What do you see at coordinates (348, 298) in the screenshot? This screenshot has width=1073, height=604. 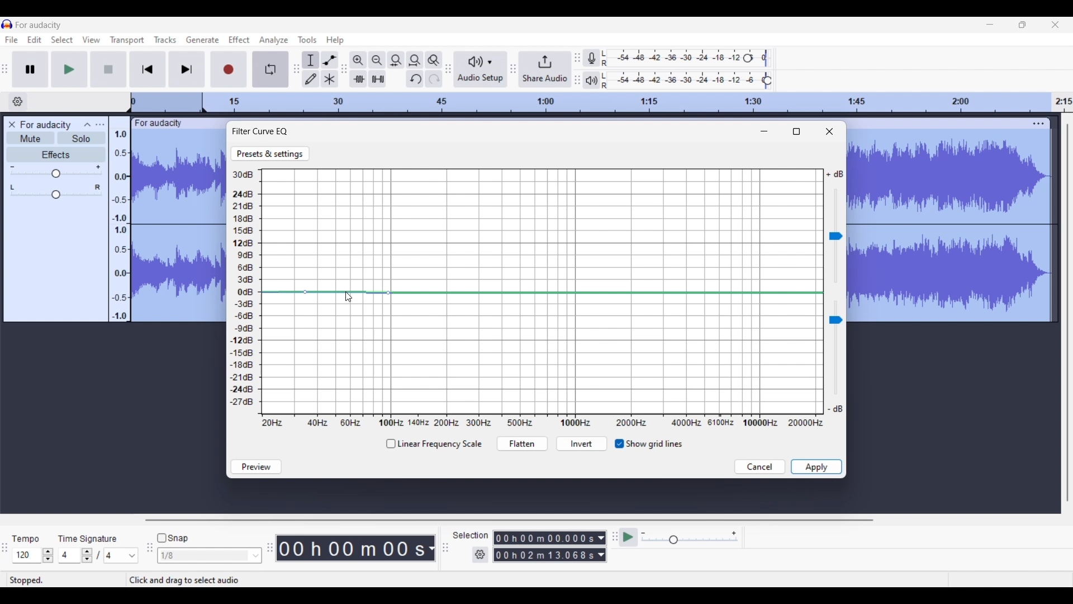 I see `Cursor clicking on curve` at bounding box center [348, 298].